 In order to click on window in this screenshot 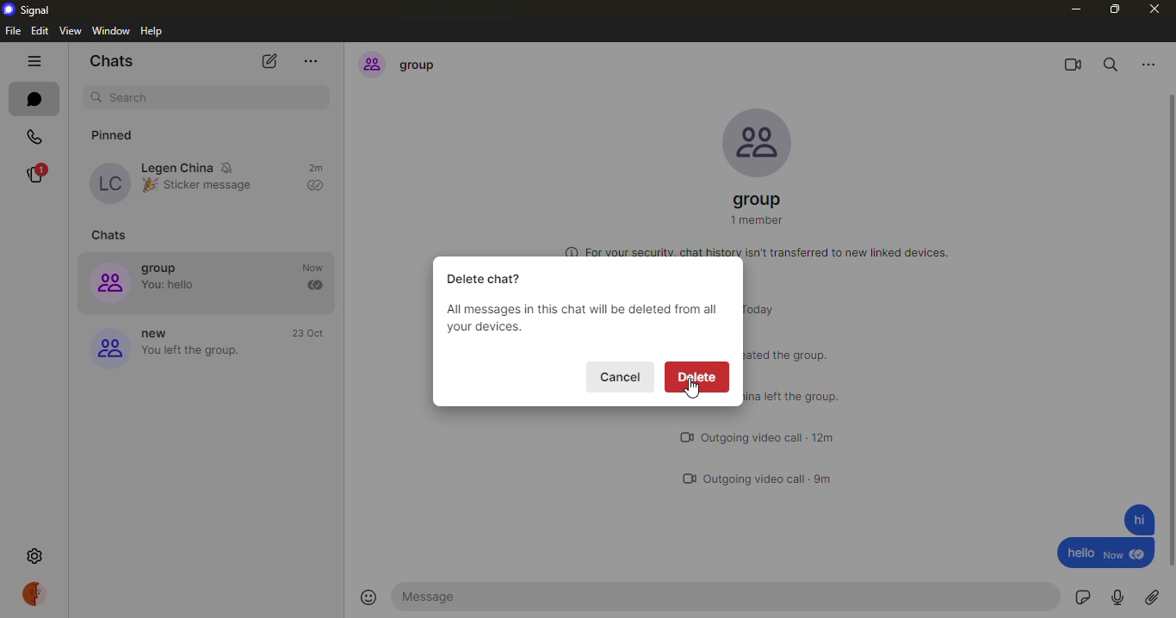, I will do `click(110, 30)`.